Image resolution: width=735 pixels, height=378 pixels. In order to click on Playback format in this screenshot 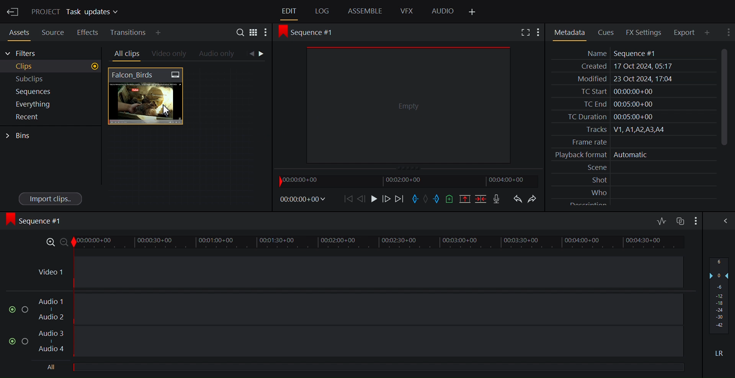, I will do `click(633, 155)`.